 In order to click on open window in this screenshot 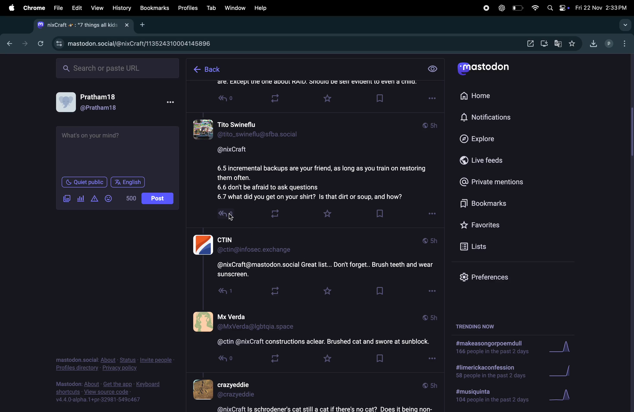, I will do `click(530, 44)`.